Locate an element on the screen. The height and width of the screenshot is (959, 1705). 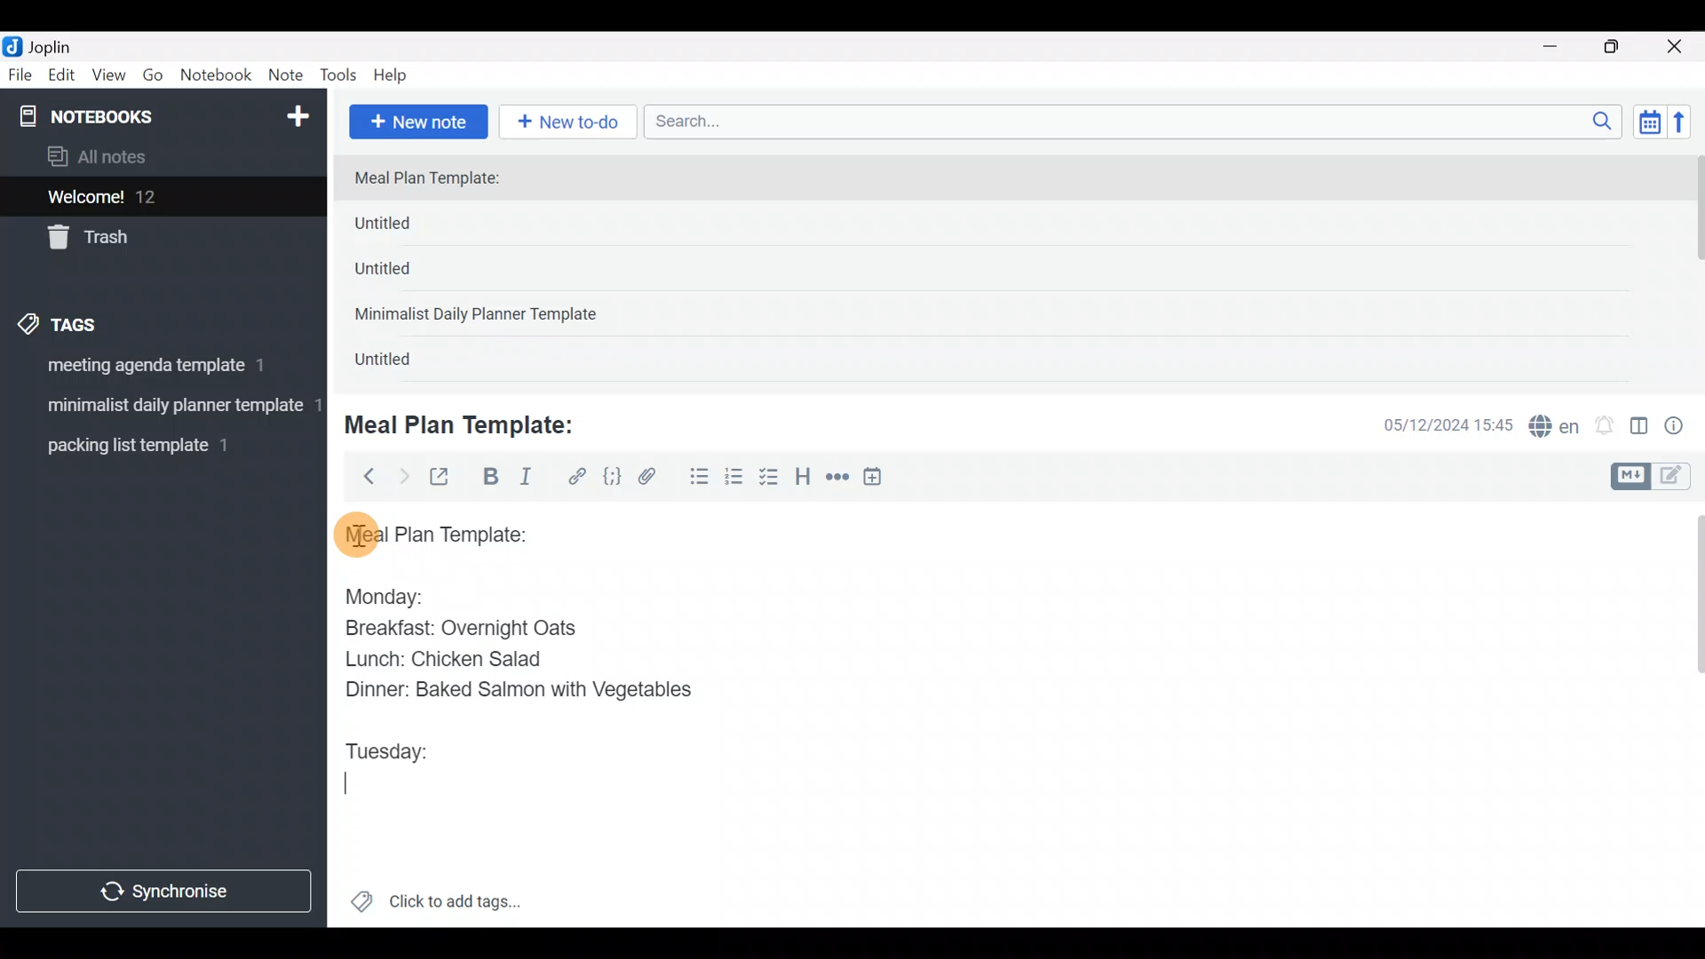
New to-do is located at coordinates (572, 123).